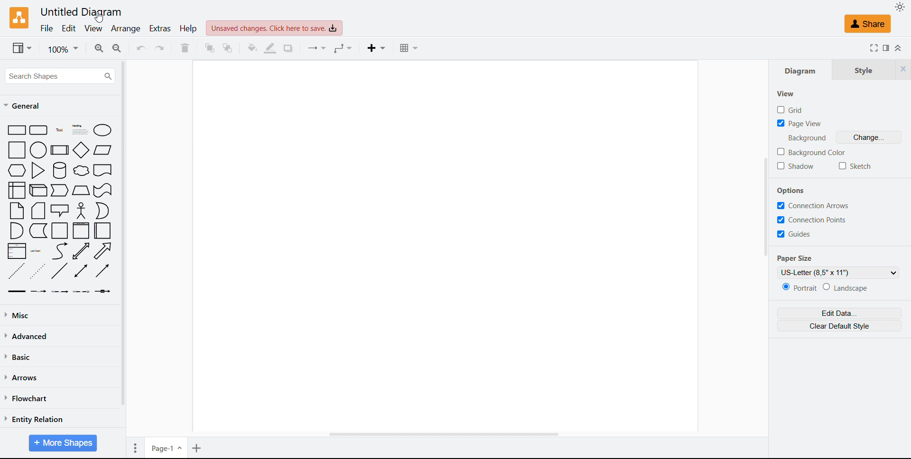  What do you see at coordinates (448, 247) in the screenshot?
I see `Drawing space ` at bounding box center [448, 247].